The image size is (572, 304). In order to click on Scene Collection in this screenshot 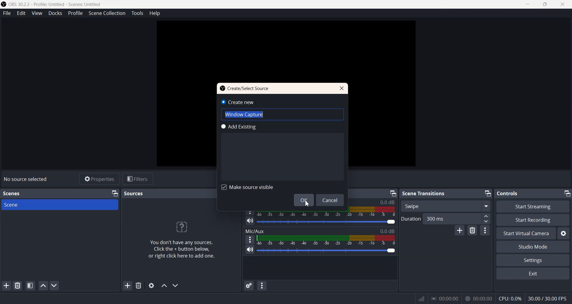, I will do `click(106, 13)`.